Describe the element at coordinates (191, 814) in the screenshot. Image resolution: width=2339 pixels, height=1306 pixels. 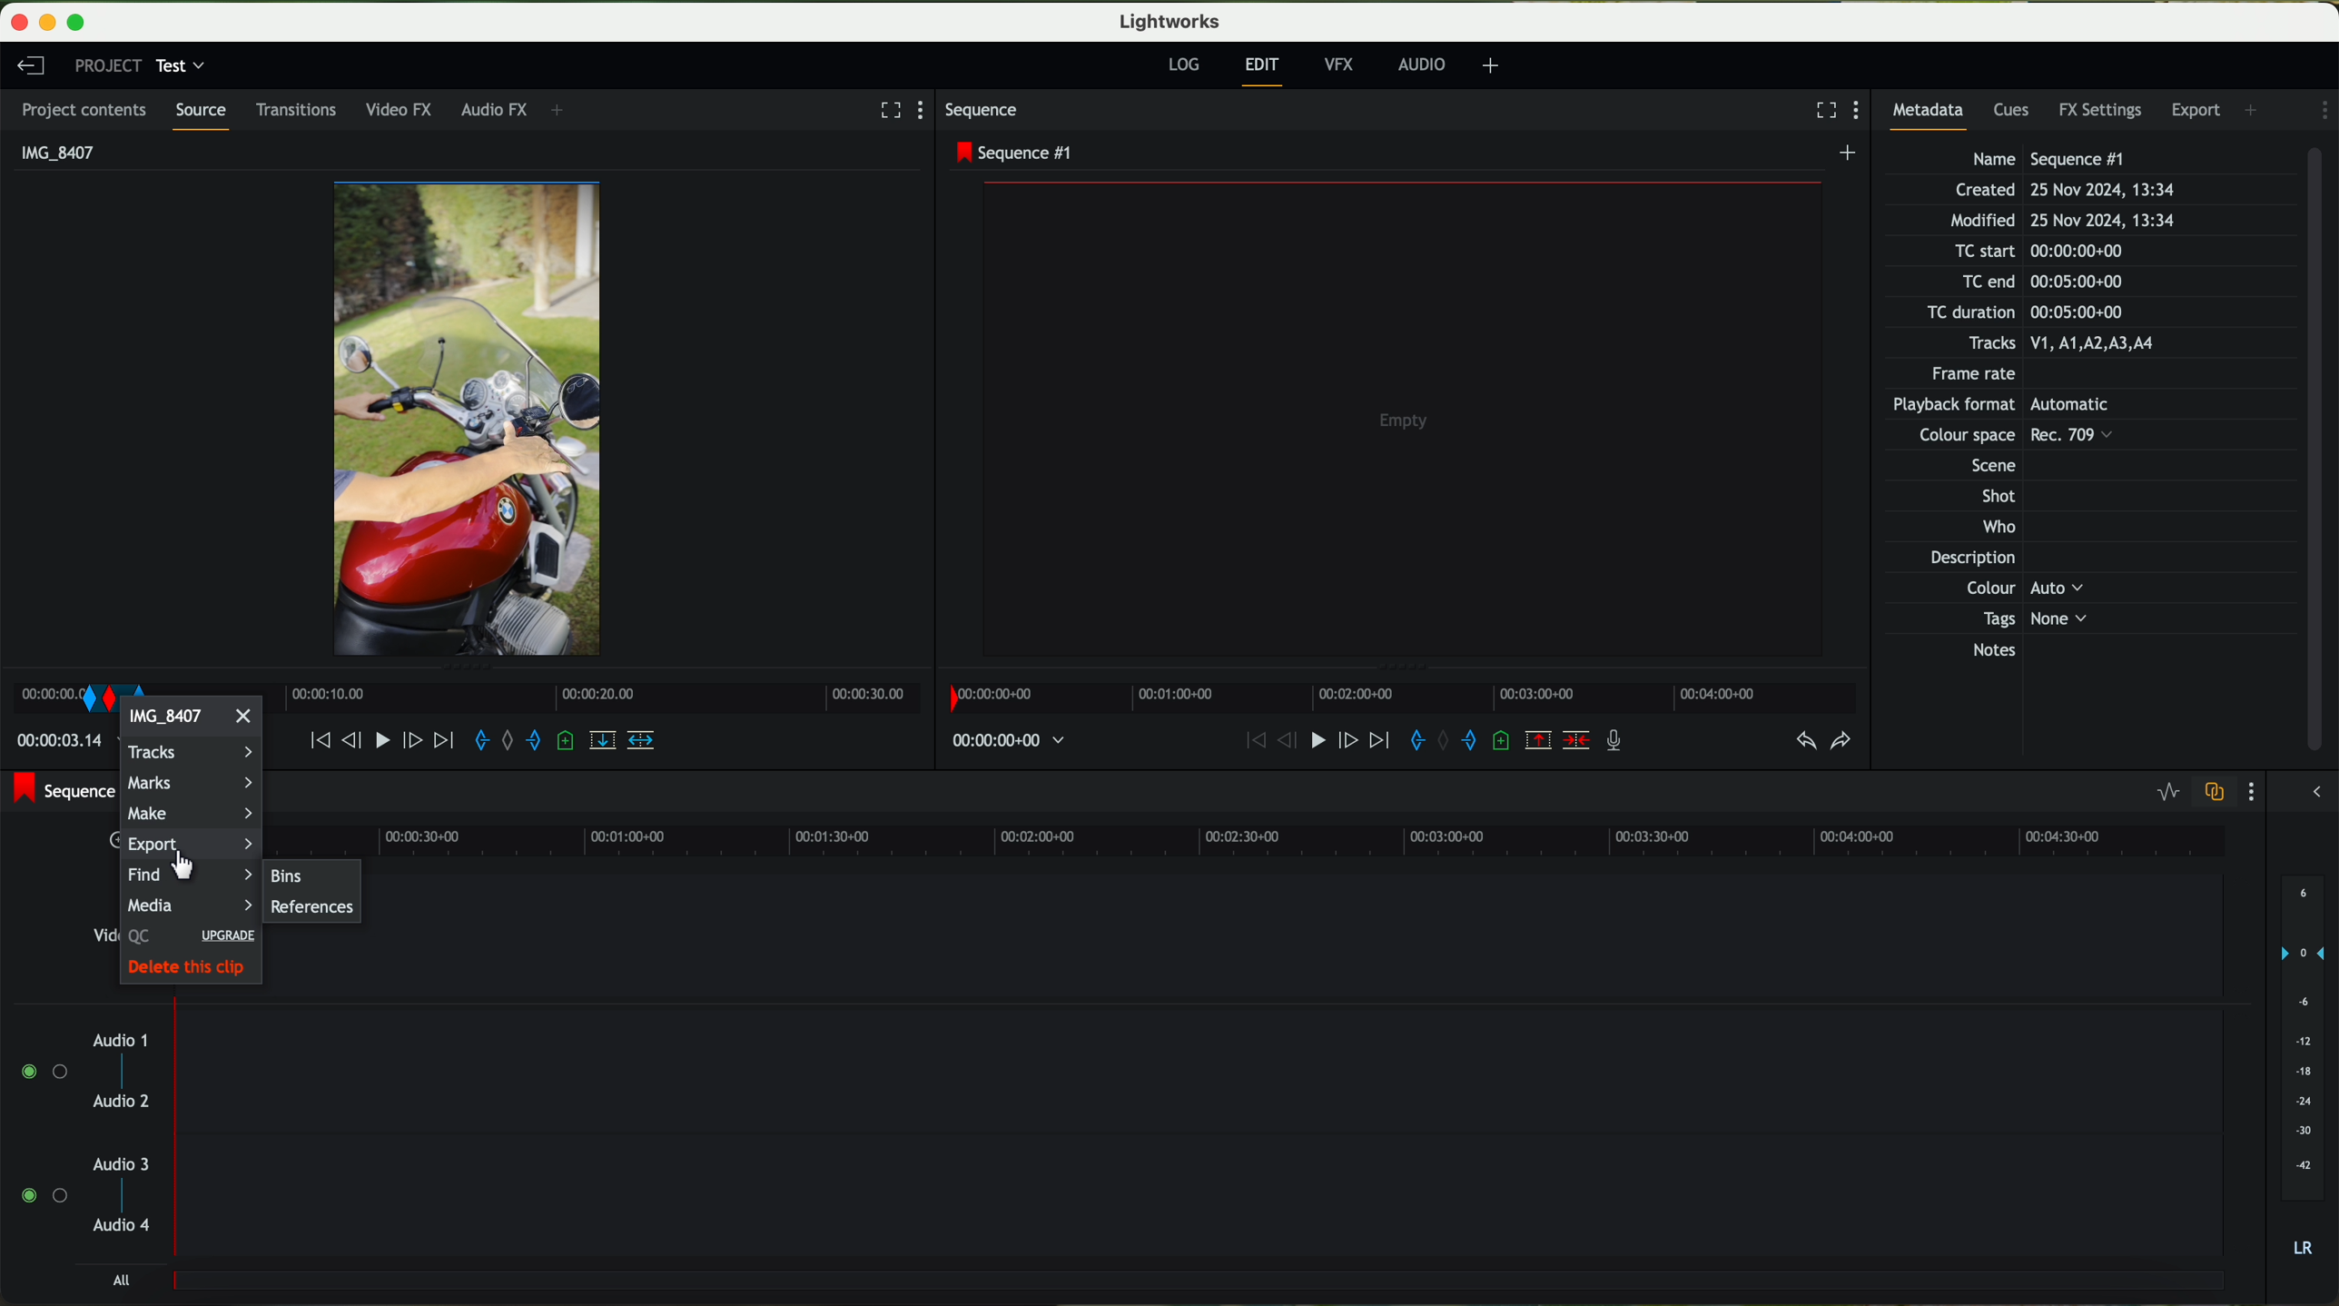
I see `make` at that location.